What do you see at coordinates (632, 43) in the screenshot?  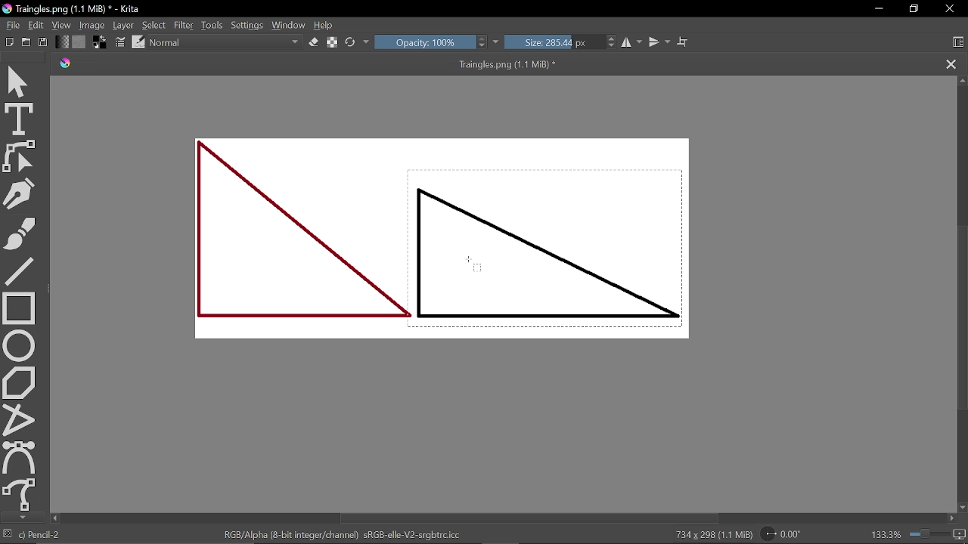 I see `Horizontal mirror tool` at bounding box center [632, 43].